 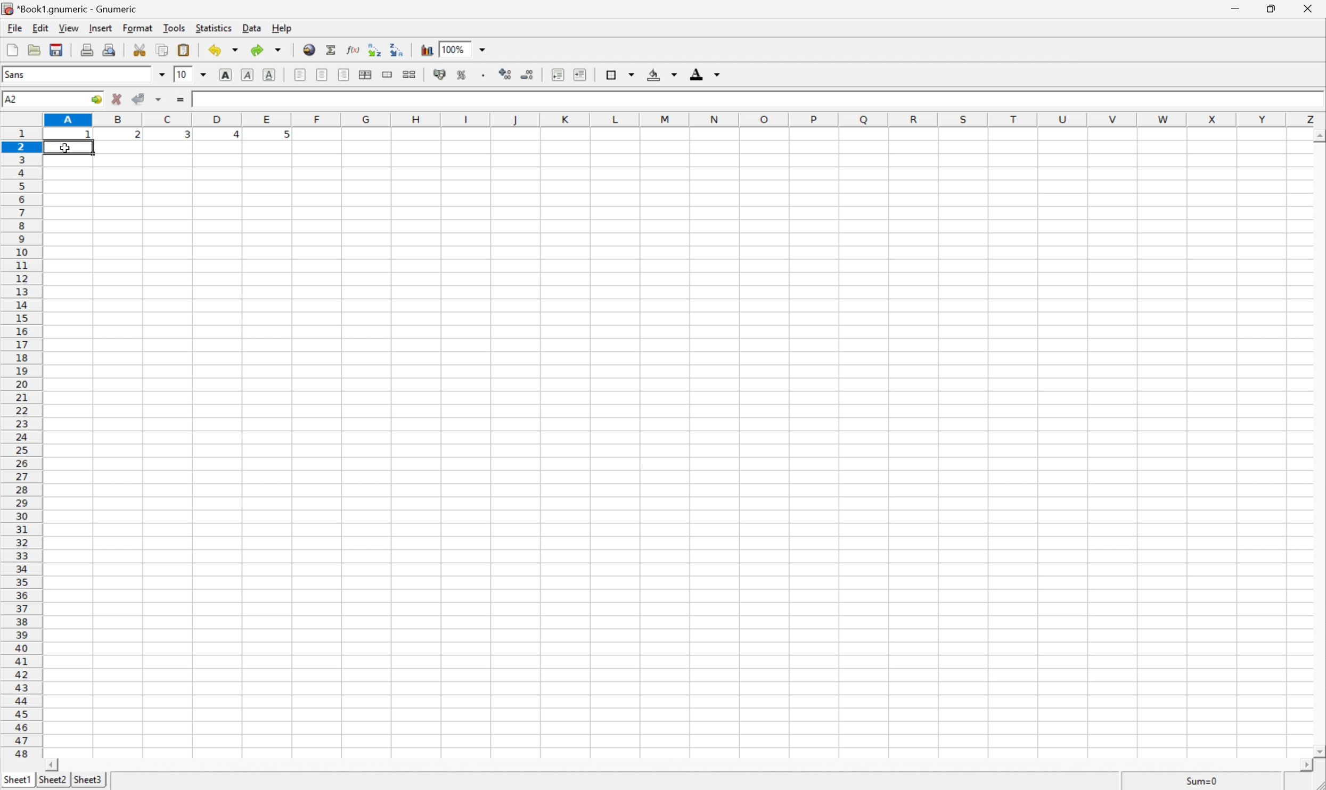 I want to click on background, so click(x=663, y=74).